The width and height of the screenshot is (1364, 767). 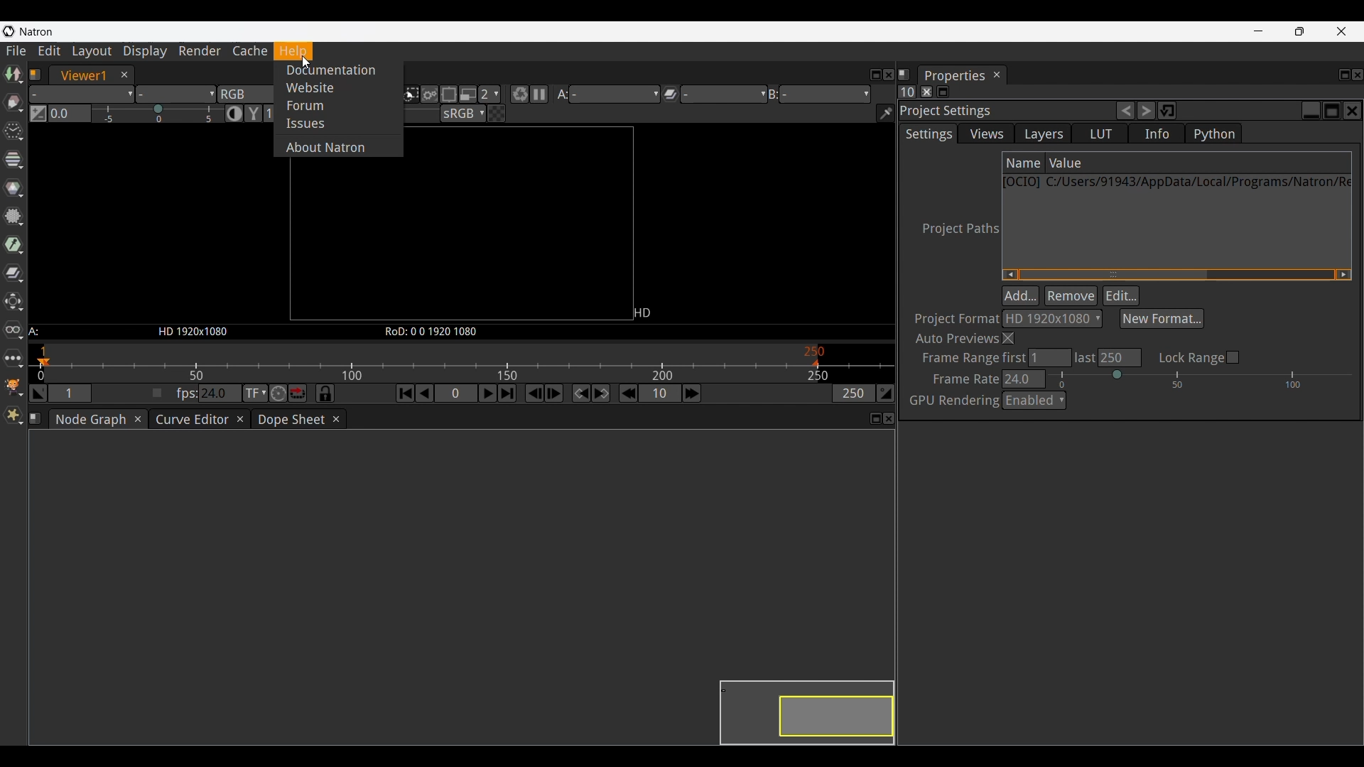 I want to click on Project Setting, so click(x=999, y=111).